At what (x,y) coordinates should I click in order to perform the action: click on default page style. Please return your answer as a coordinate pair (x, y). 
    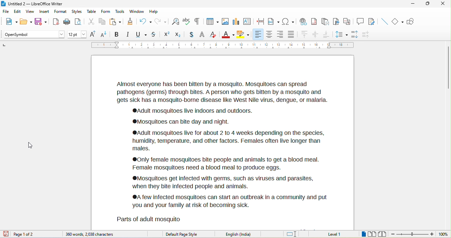
    Looking at the image, I should click on (183, 233).